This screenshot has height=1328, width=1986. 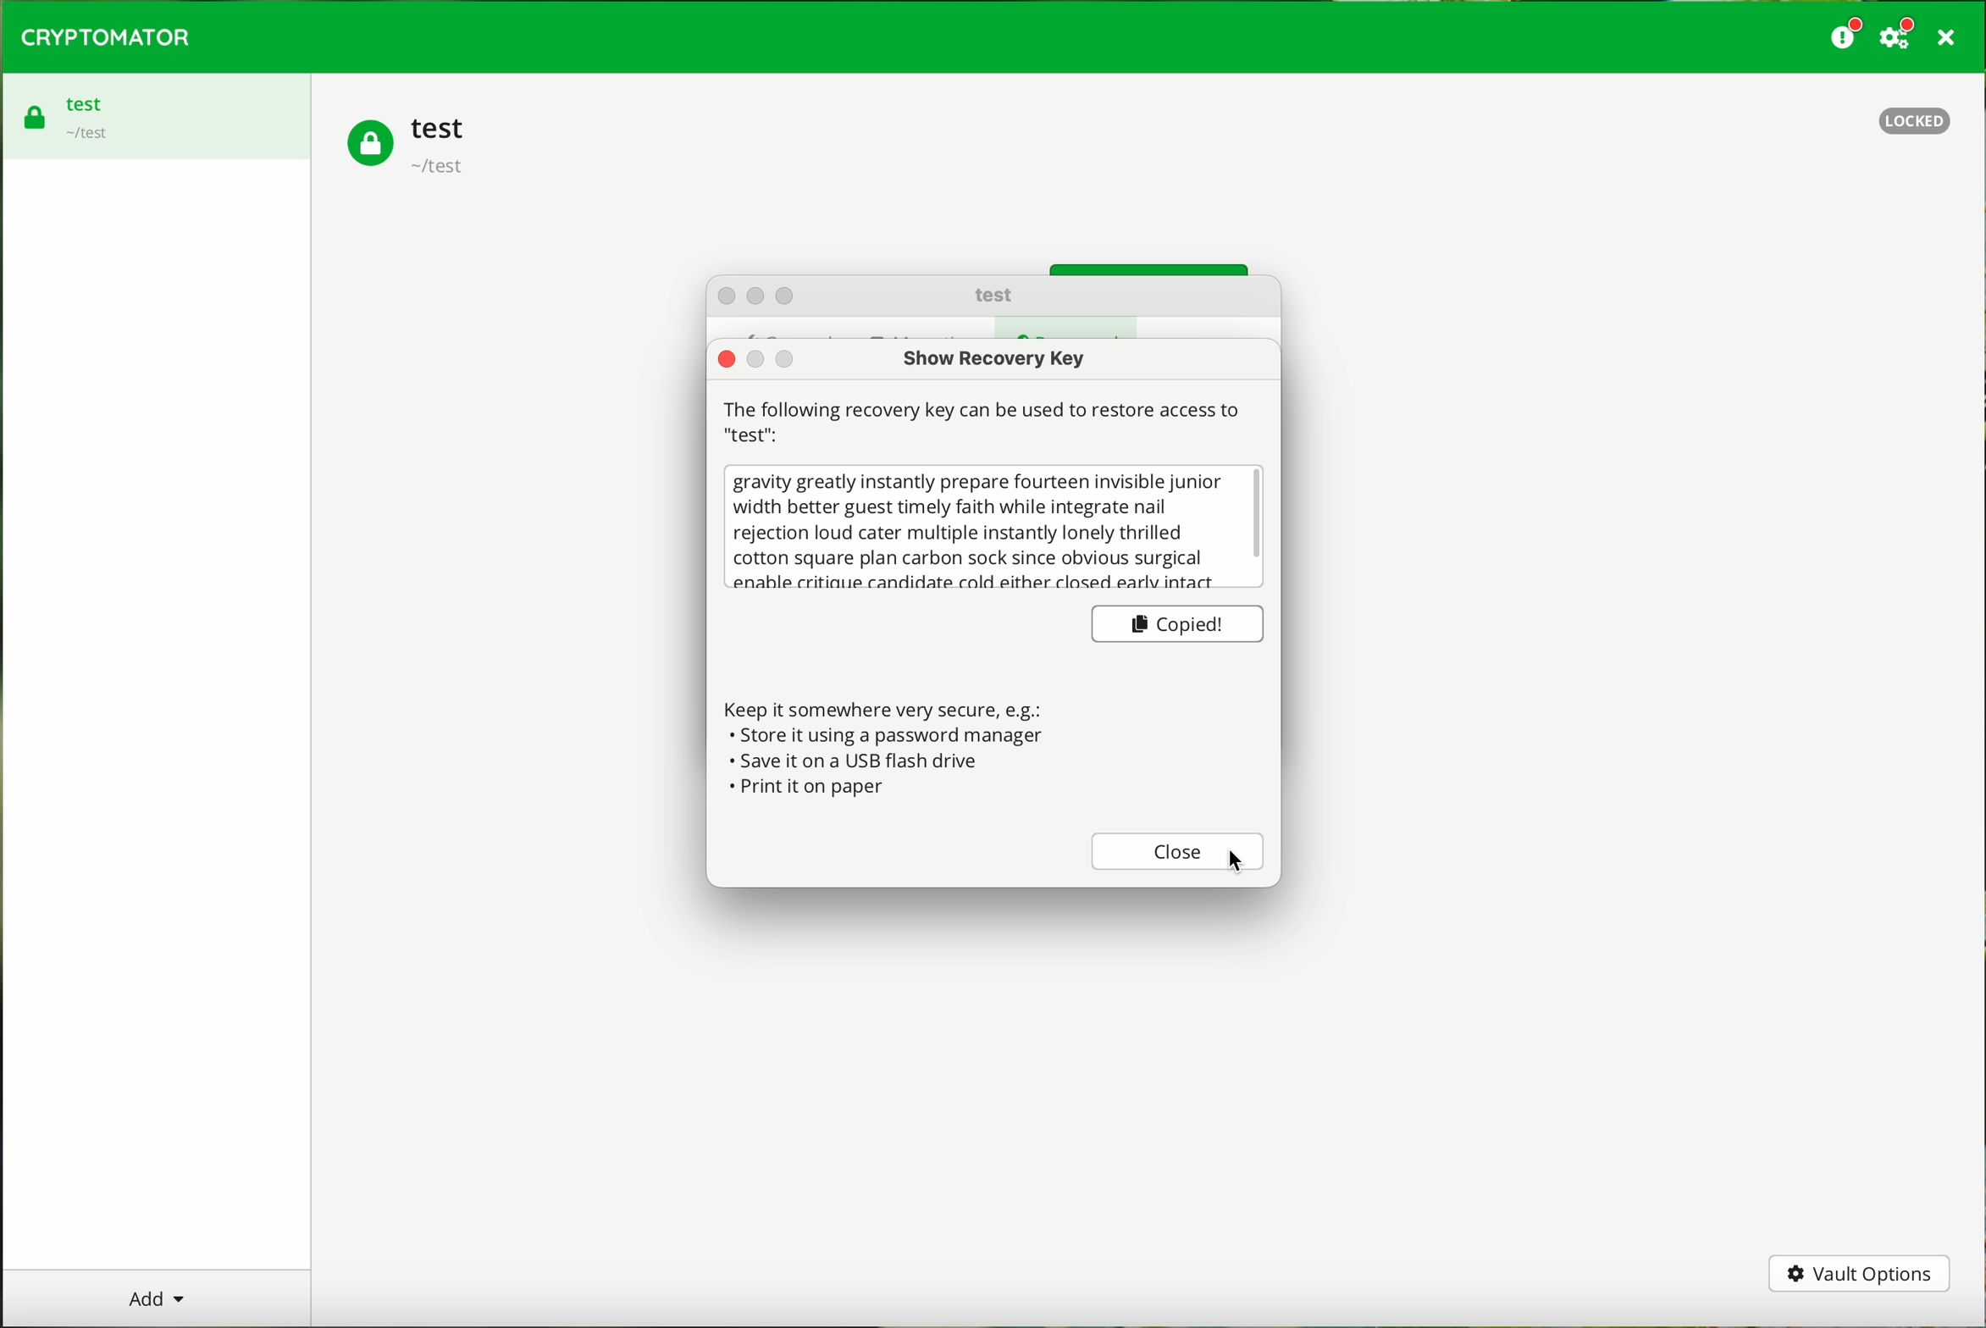 I want to click on | The following recovery key can be used to restore access to
"test", so click(x=978, y=420).